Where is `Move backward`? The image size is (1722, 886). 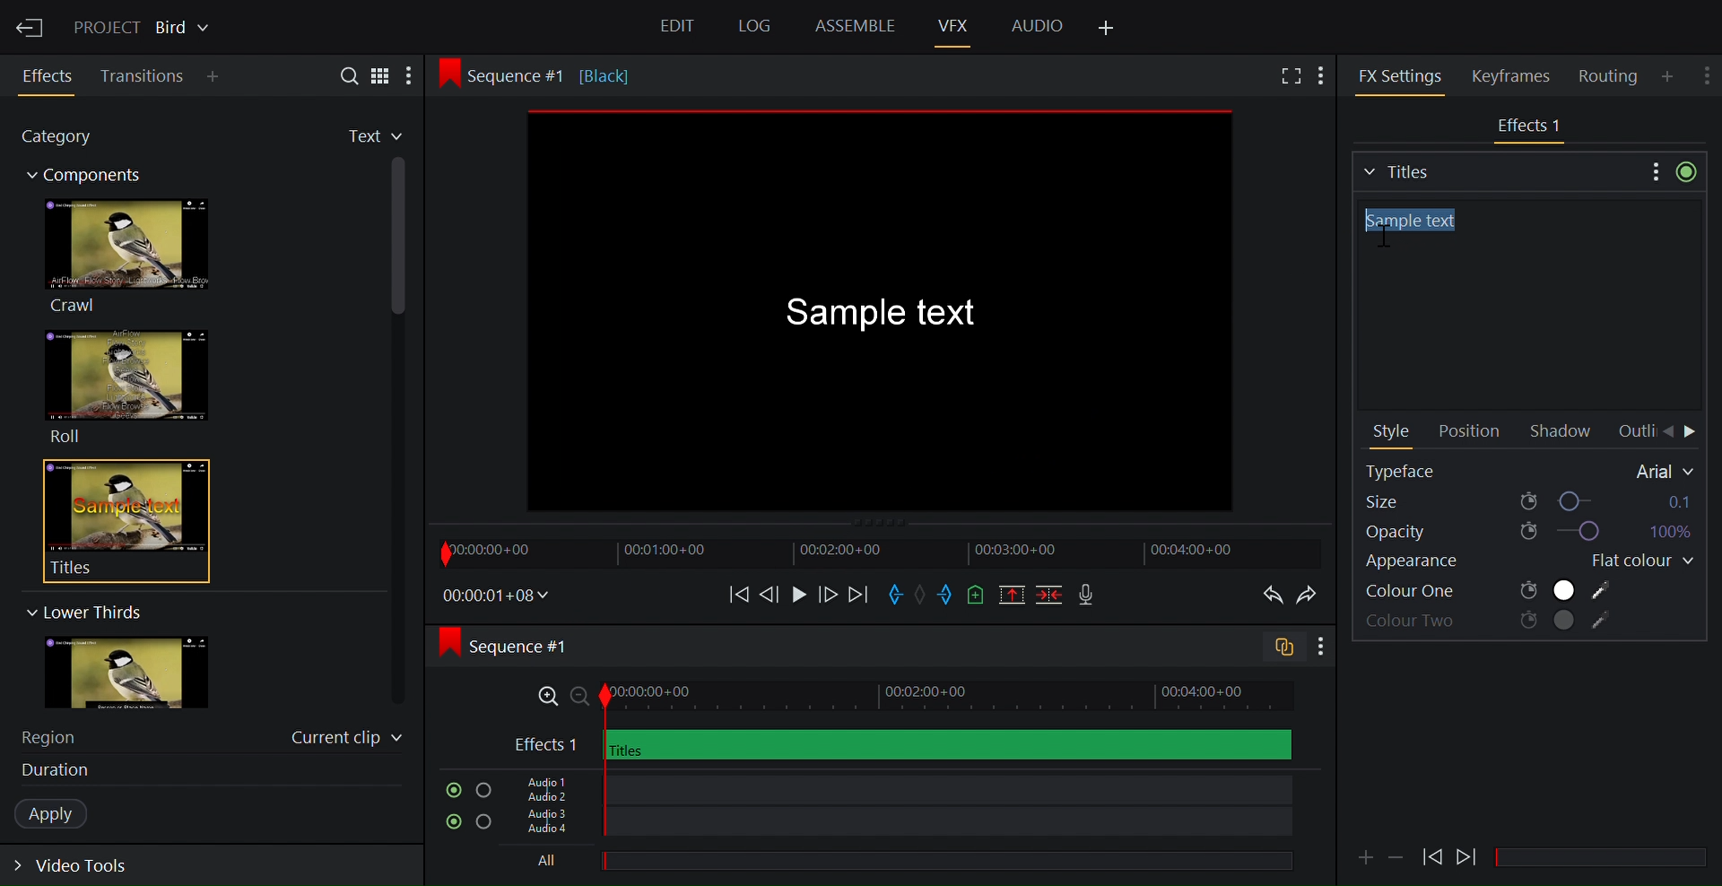 Move backward is located at coordinates (733, 594).